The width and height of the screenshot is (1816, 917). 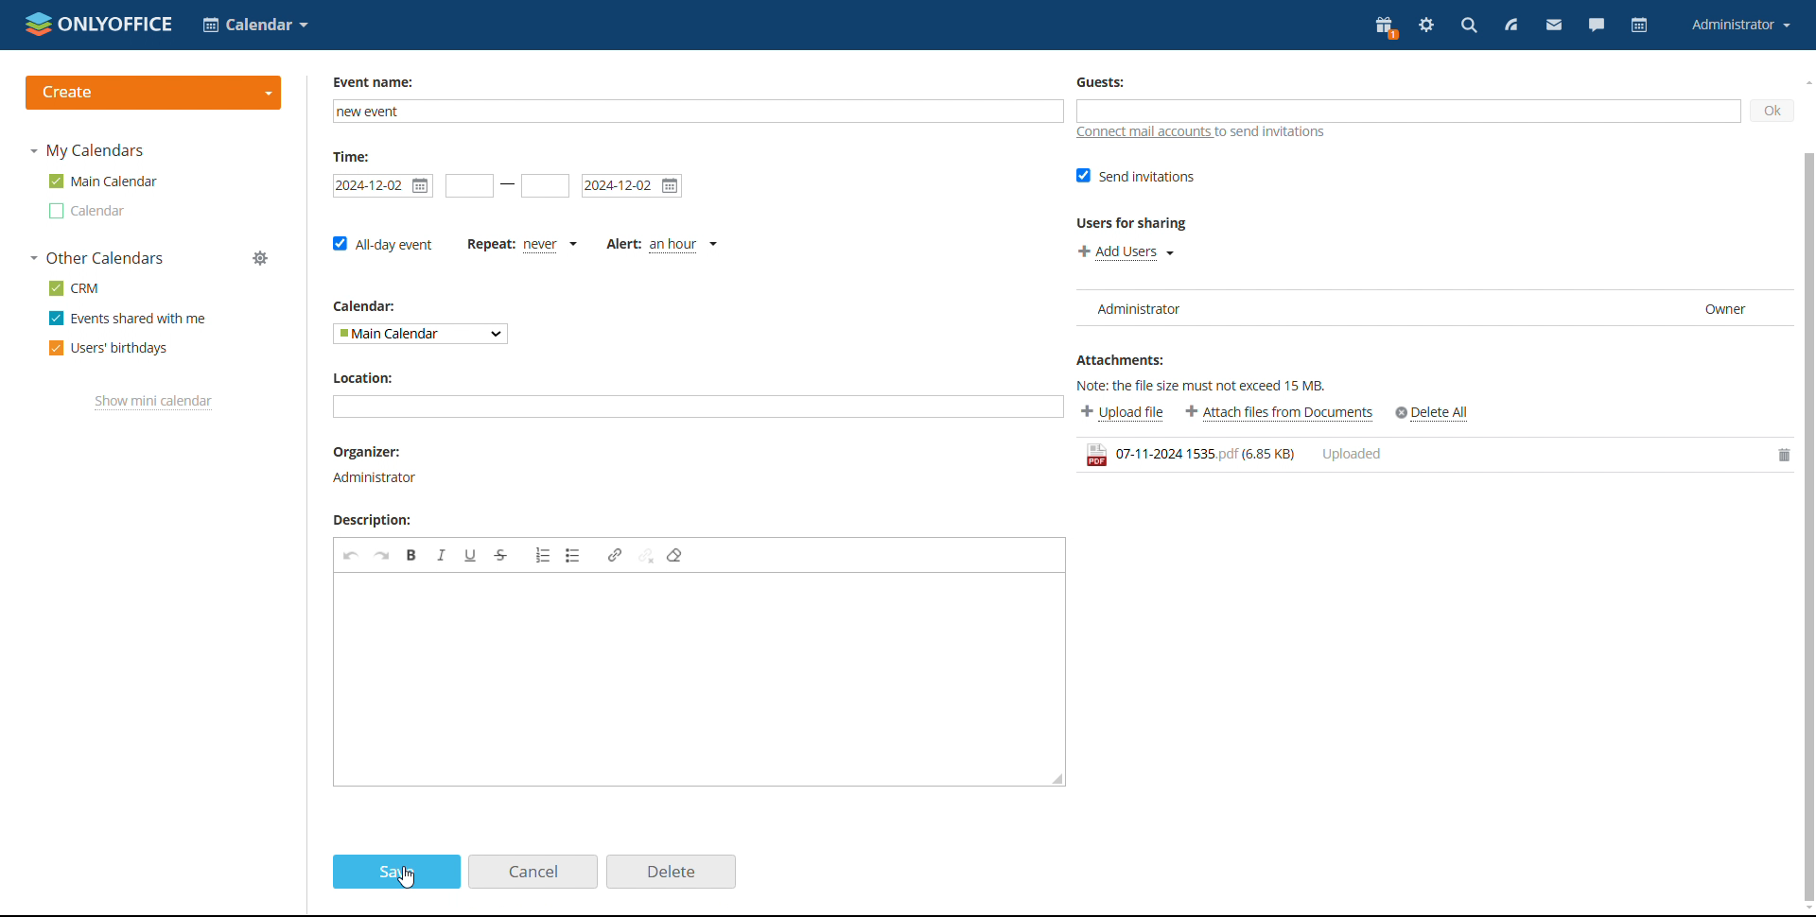 I want to click on other calendar, so click(x=84, y=211).